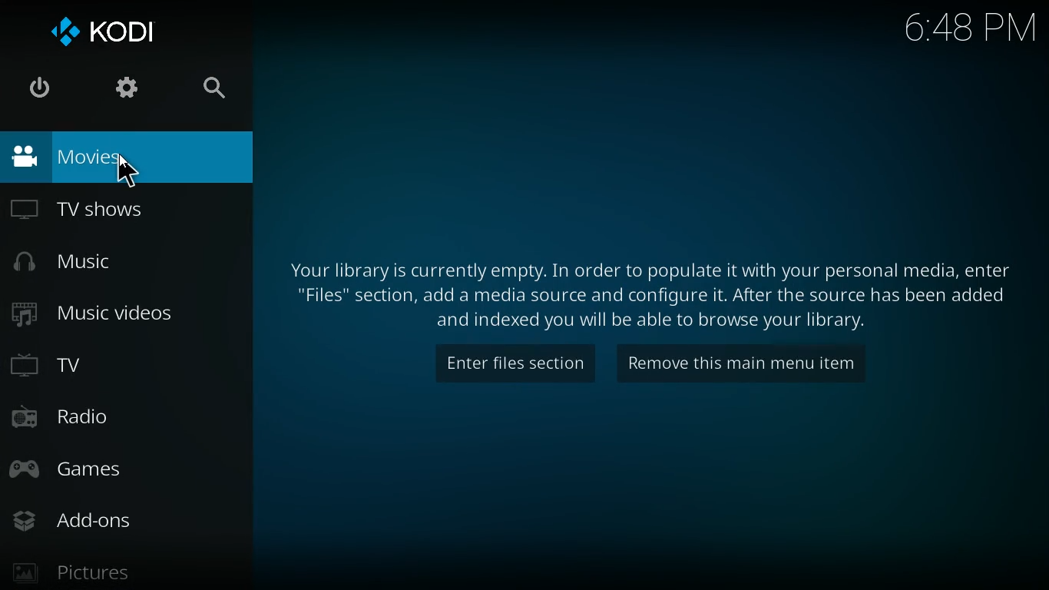 The image size is (1049, 590). Describe the element at coordinates (121, 420) in the screenshot. I see `radio` at that location.